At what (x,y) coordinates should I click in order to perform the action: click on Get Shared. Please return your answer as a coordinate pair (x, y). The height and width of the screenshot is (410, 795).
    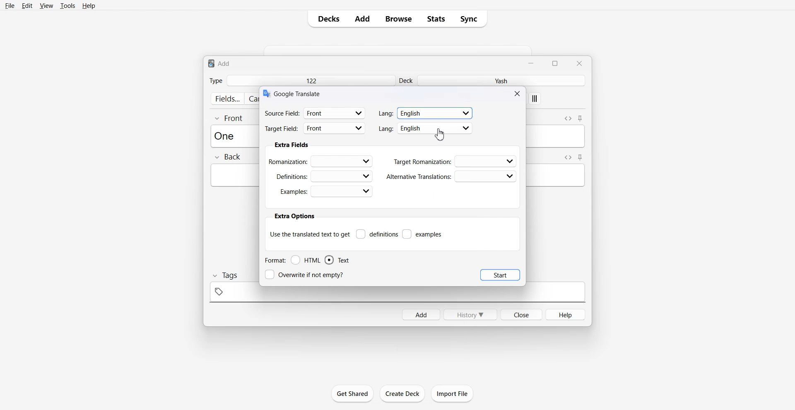
    Looking at the image, I should click on (353, 393).